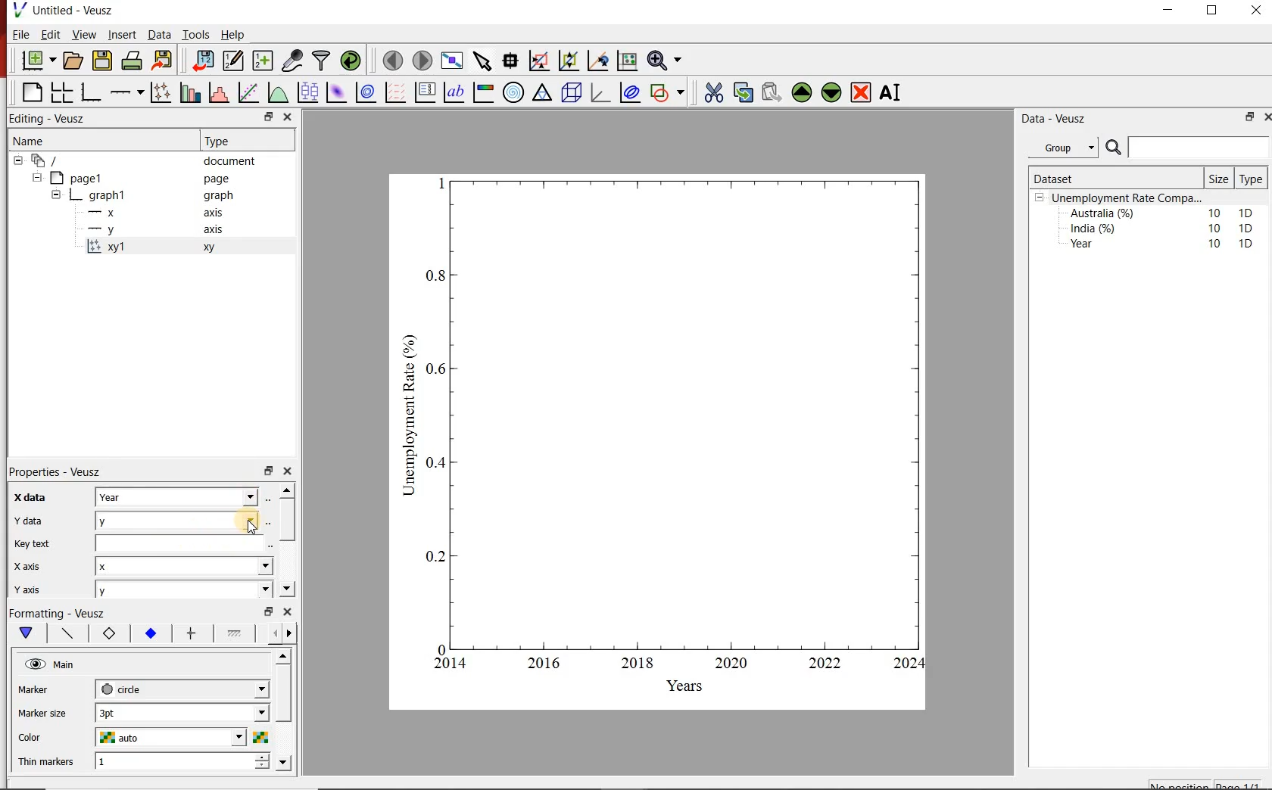  Describe the element at coordinates (17, 34) in the screenshot. I see `| File` at that location.